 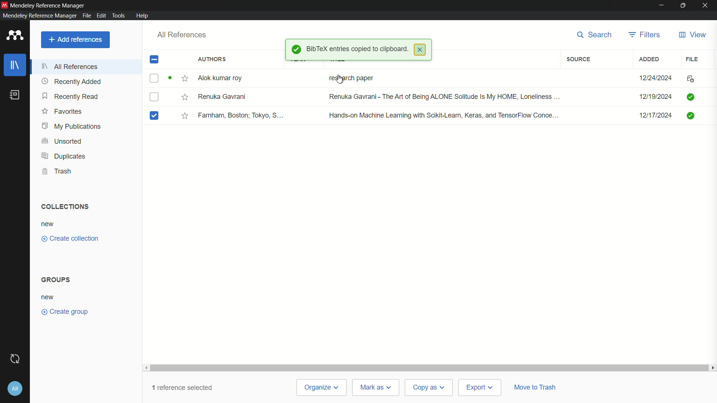 I want to click on Mark it star, so click(x=183, y=97).